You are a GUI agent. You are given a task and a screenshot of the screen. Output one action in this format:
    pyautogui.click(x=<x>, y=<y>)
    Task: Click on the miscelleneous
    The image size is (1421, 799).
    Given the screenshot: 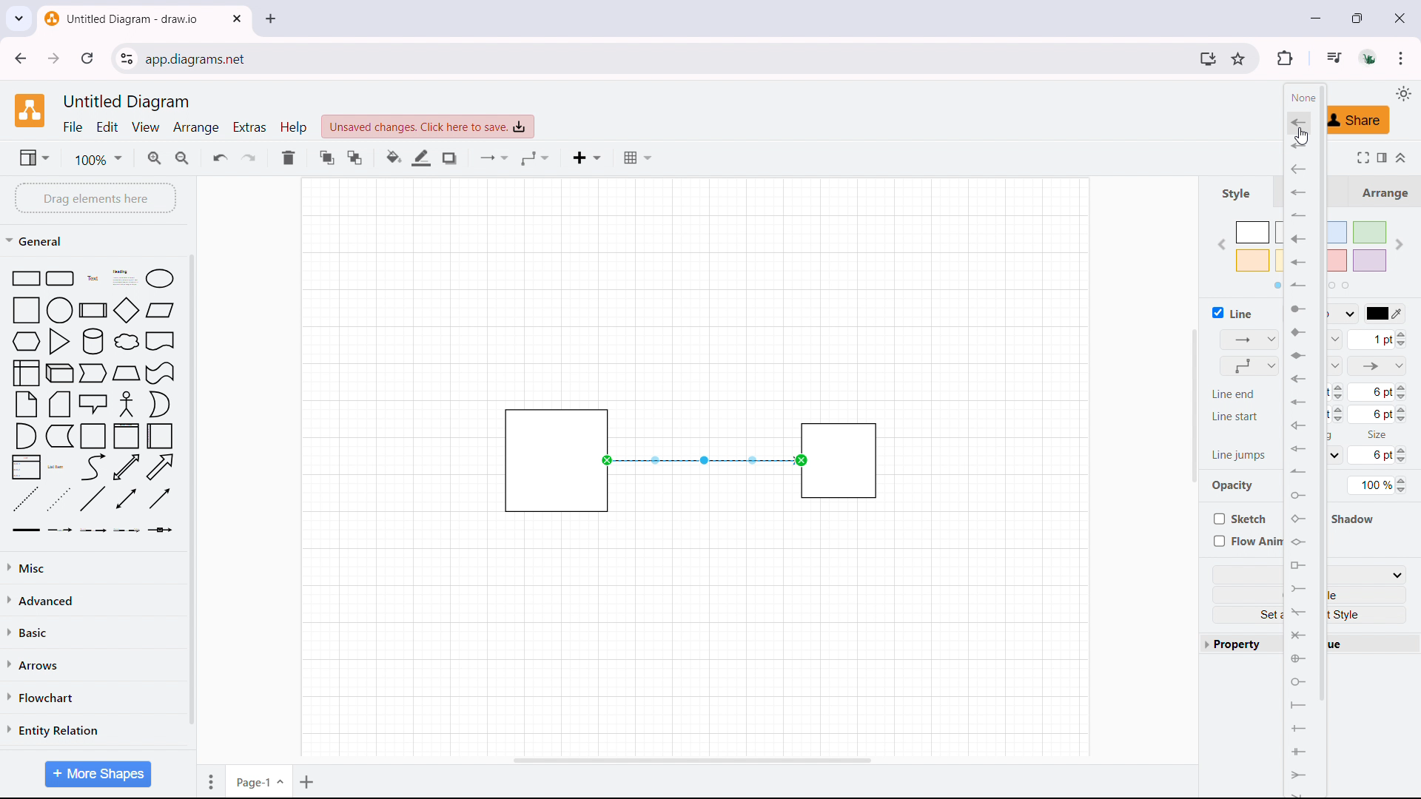 What is the action you would take?
    pyautogui.click(x=94, y=567)
    